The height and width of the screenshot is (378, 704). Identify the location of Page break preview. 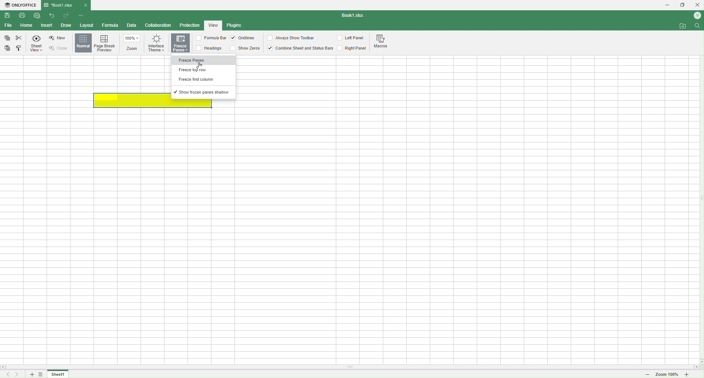
(106, 43).